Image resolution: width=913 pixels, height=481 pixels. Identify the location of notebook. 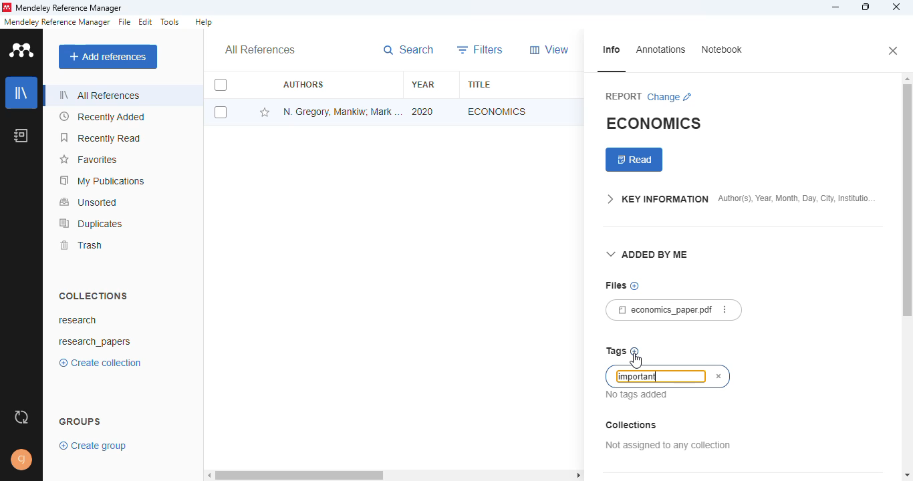
(21, 136).